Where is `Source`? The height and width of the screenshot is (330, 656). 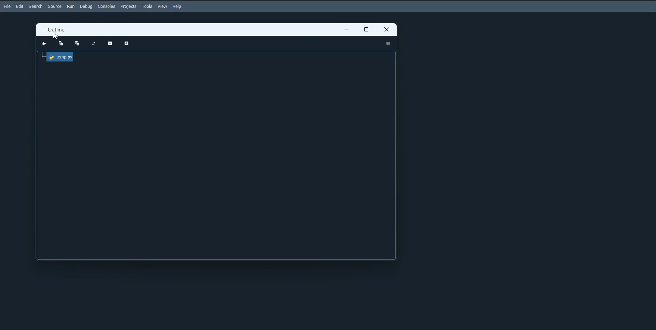 Source is located at coordinates (55, 6).